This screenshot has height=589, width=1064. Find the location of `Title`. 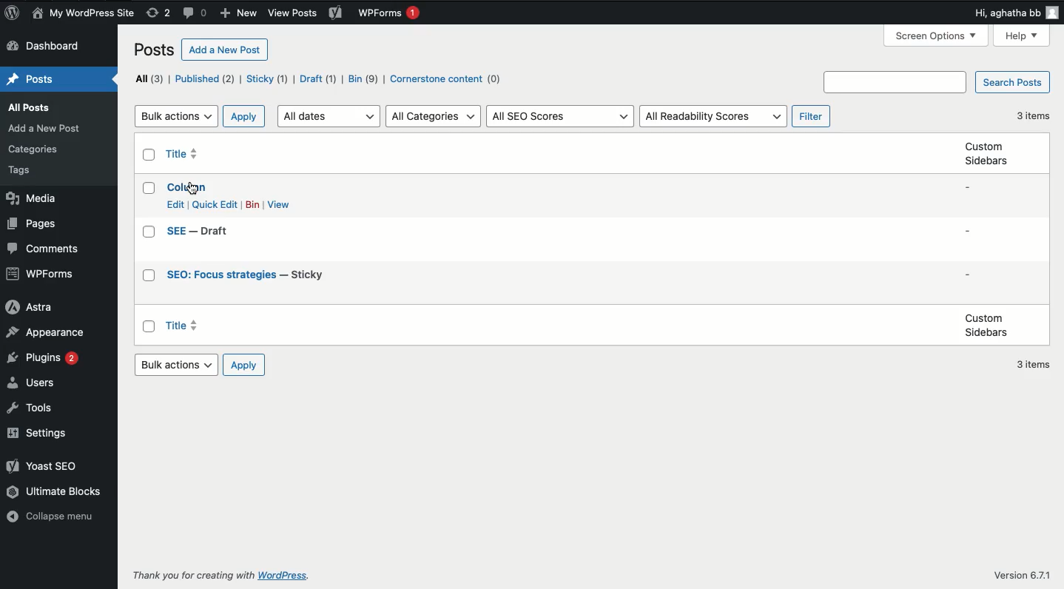

Title is located at coordinates (198, 231).